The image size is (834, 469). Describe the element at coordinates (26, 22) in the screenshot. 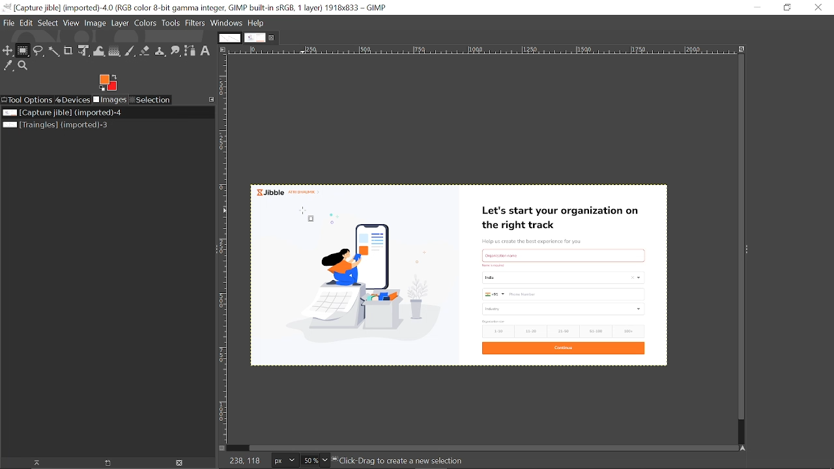

I see `Edit` at that location.